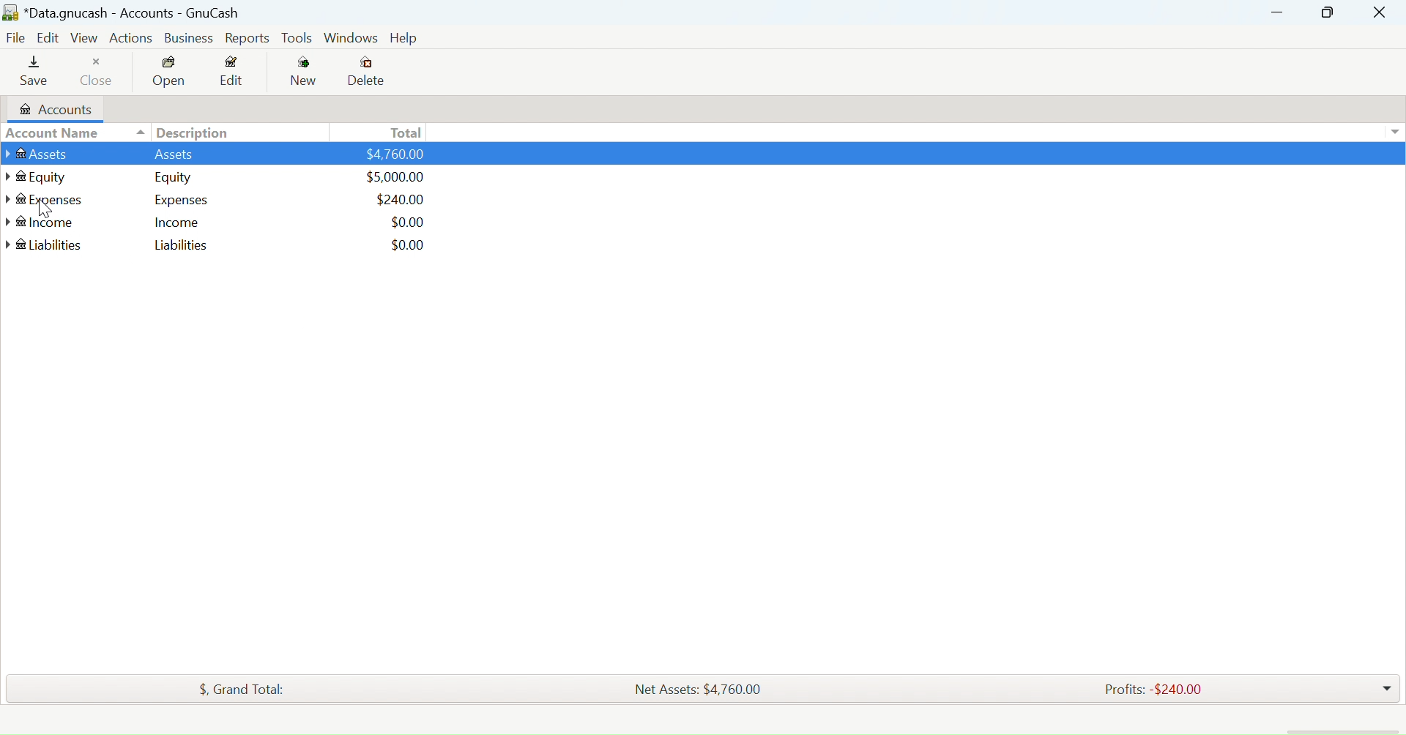 The image size is (1406, 735). Describe the element at coordinates (85, 40) in the screenshot. I see `View` at that location.